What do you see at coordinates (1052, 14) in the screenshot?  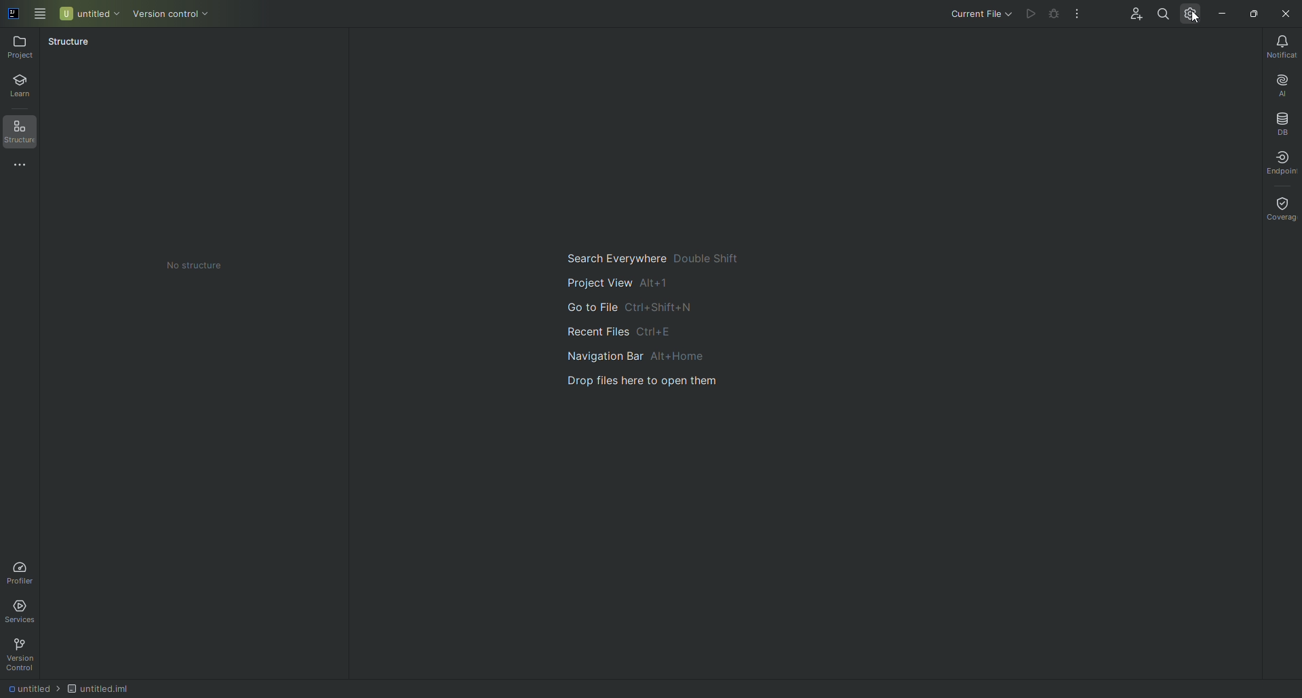 I see `Debug` at bounding box center [1052, 14].